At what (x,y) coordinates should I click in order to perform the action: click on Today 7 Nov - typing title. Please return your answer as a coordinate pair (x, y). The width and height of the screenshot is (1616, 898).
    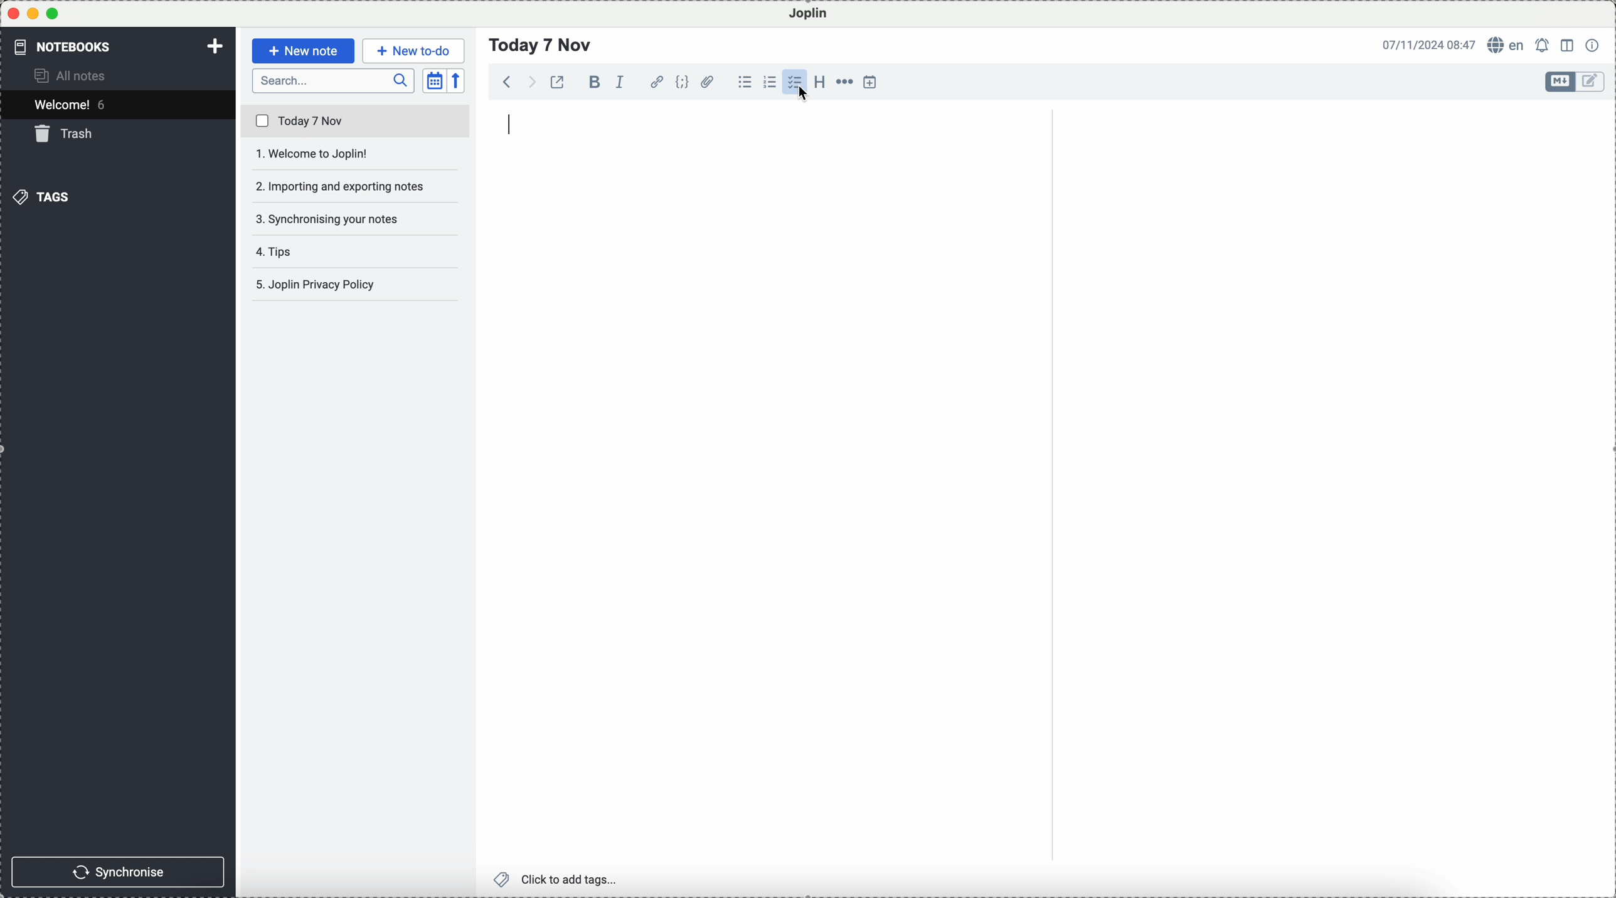
    Looking at the image, I should click on (541, 45).